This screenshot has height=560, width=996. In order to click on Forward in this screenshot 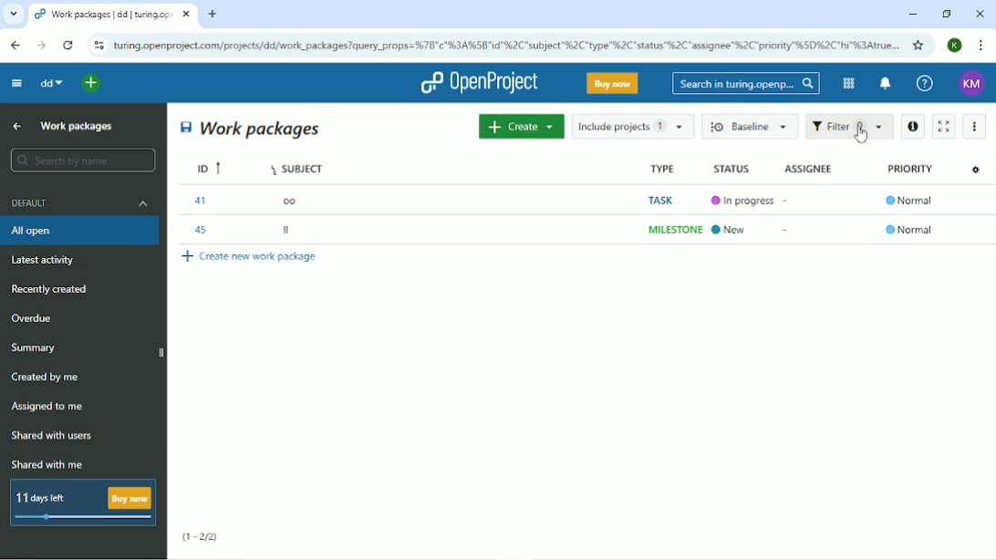, I will do `click(39, 46)`.